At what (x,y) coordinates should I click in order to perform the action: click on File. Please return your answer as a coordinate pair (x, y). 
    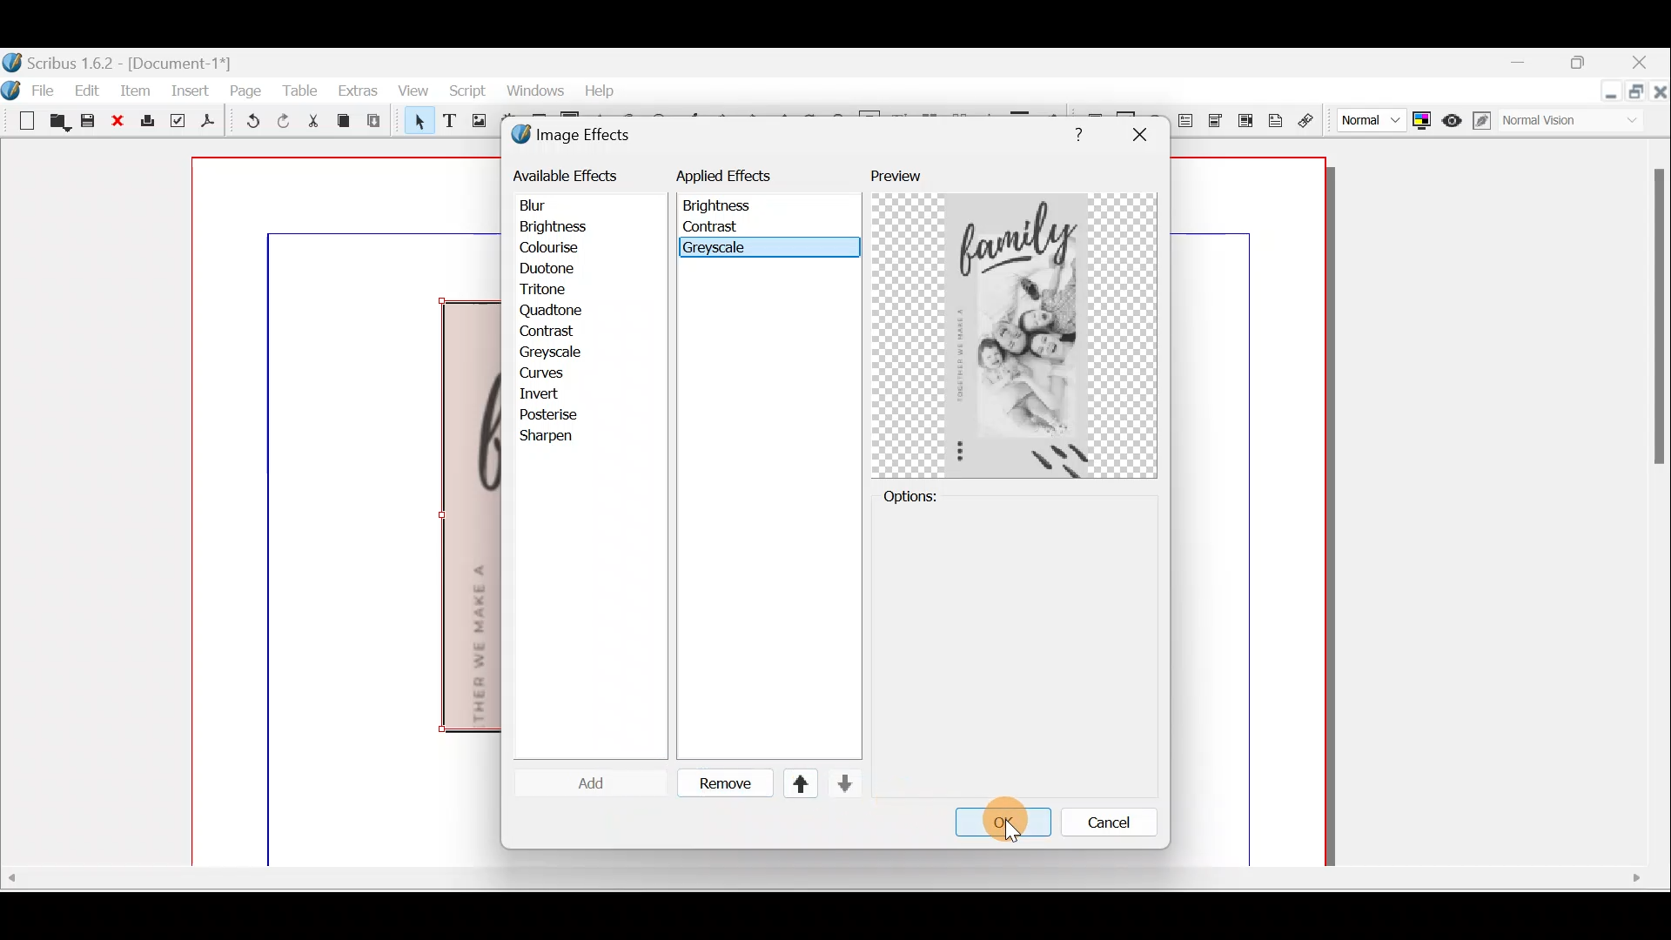
    Looking at the image, I should click on (46, 91).